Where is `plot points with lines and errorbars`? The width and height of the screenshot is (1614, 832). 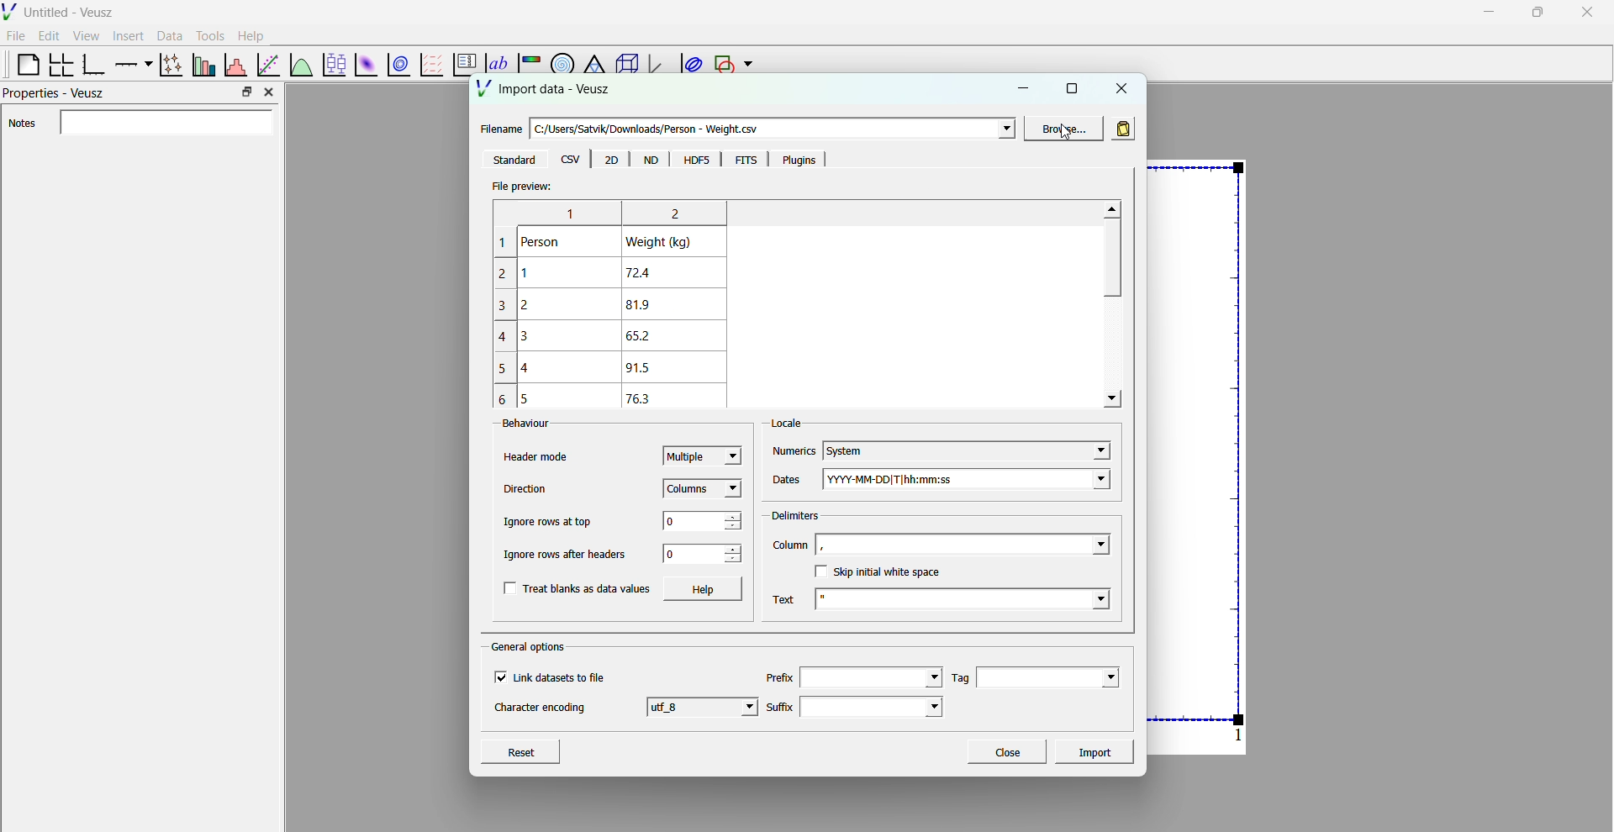 plot points with lines and errorbars is located at coordinates (169, 65).